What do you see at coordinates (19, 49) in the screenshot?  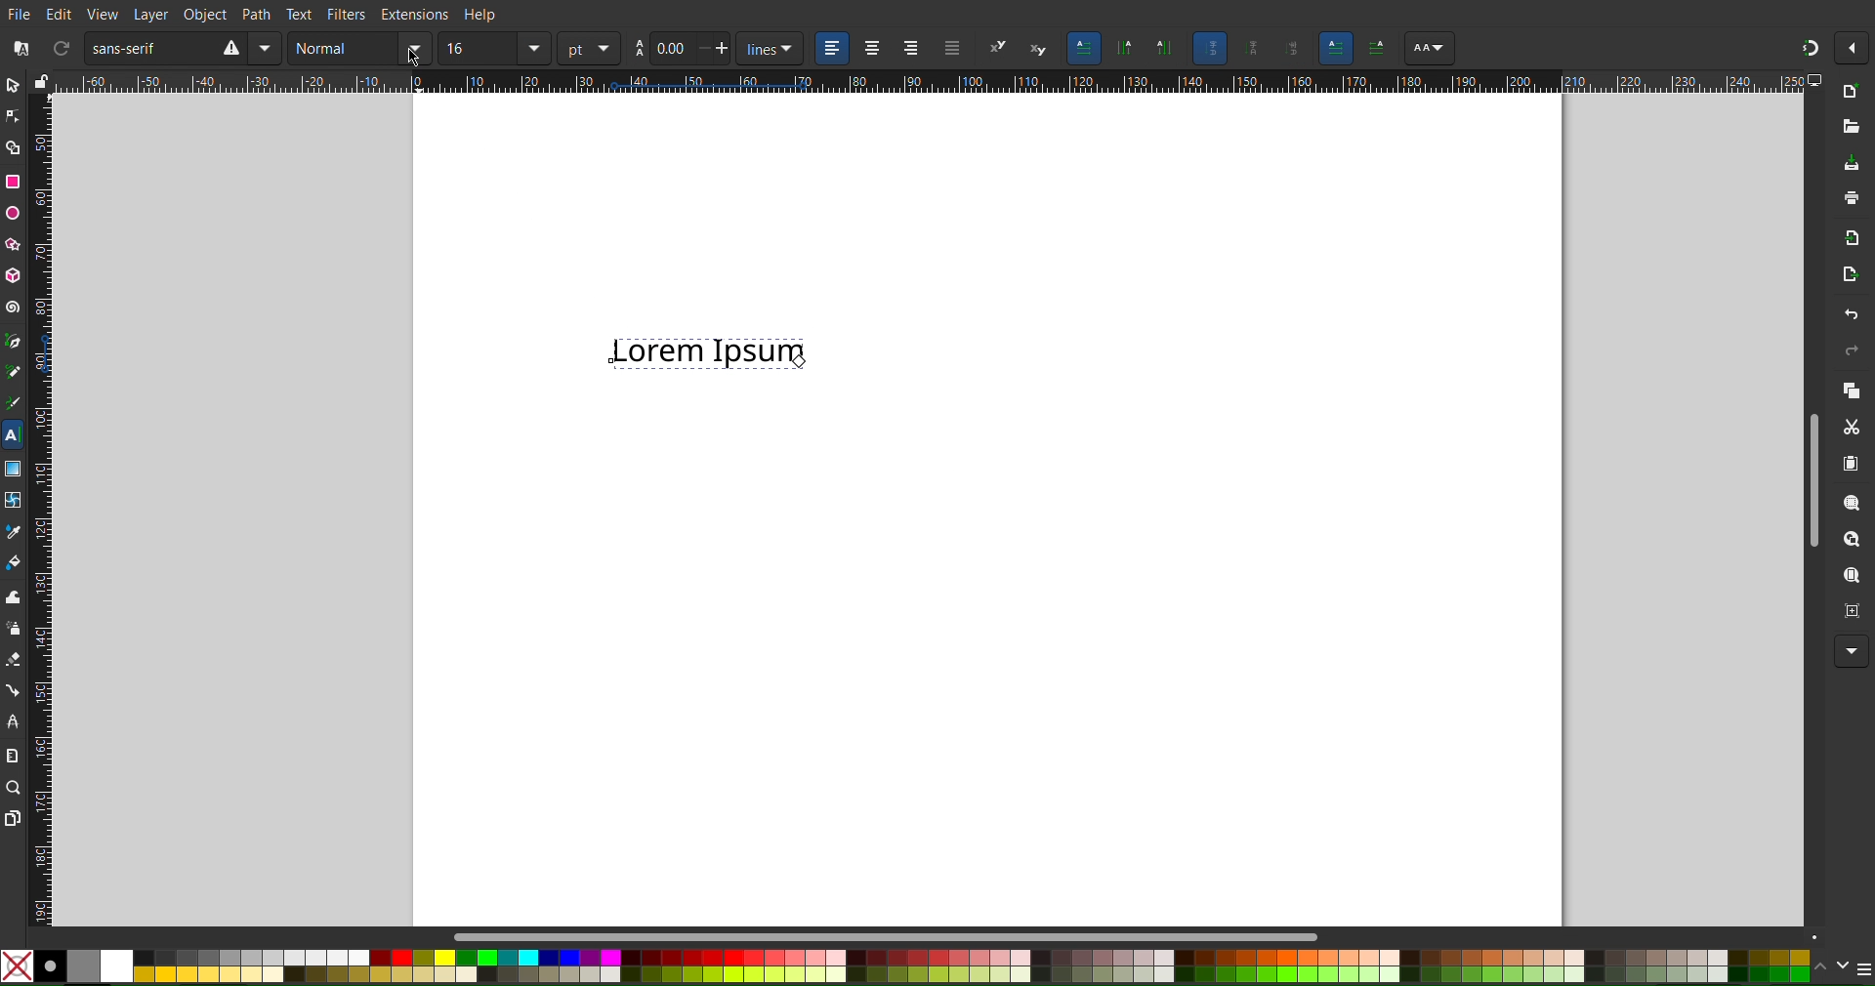 I see `Font Collection` at bounding box center [19, 49].